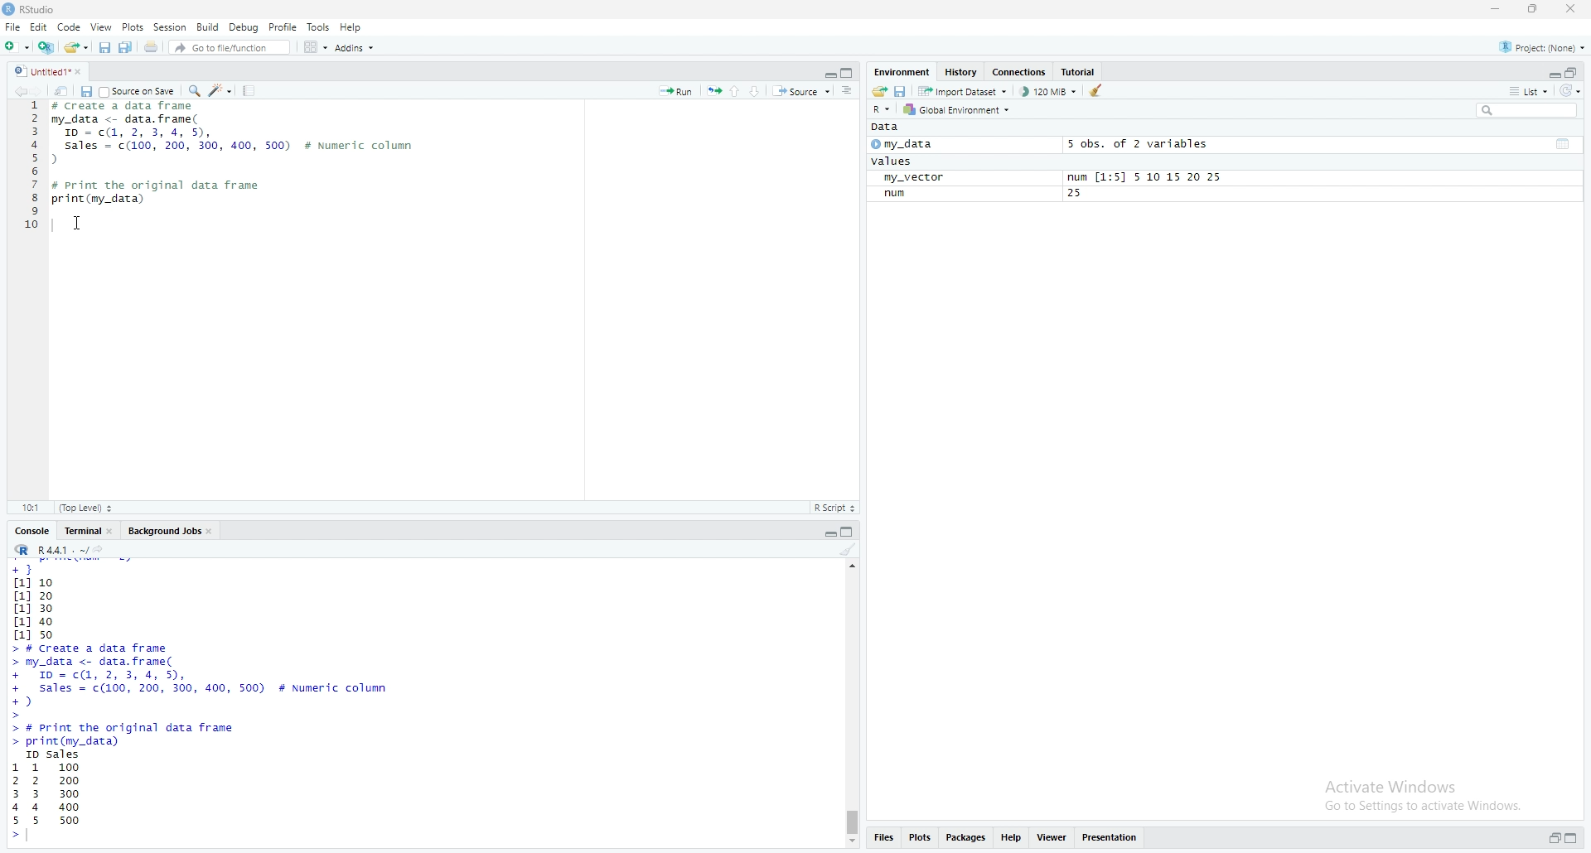  I want to click on save workspace as, so click(900, 91).